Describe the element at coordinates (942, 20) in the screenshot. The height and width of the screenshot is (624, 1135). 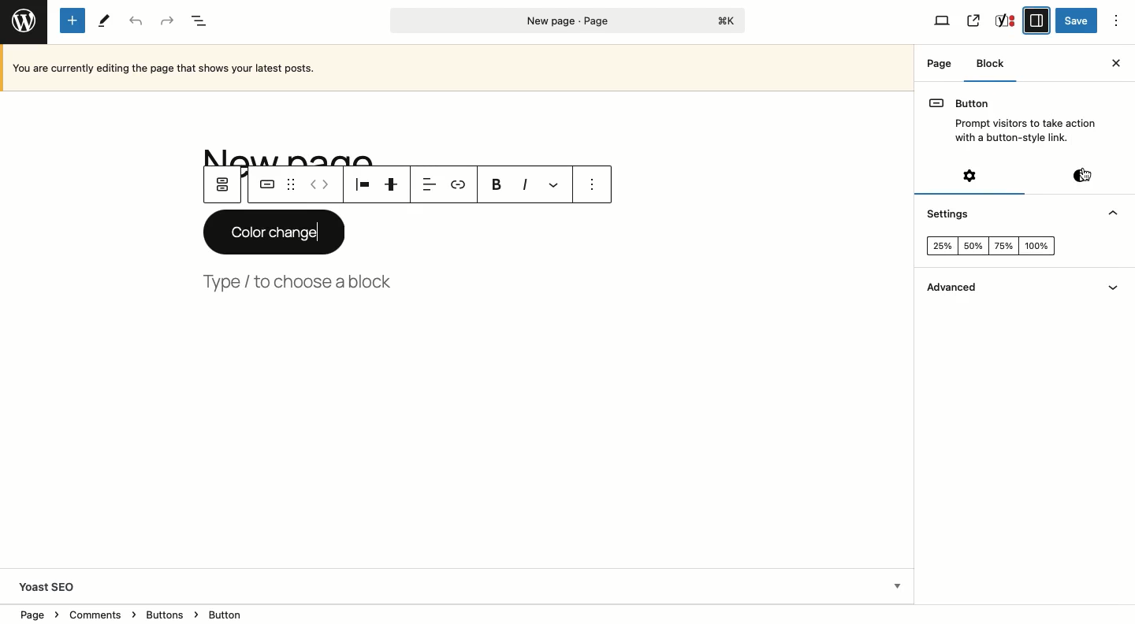
I see `View` at that location.